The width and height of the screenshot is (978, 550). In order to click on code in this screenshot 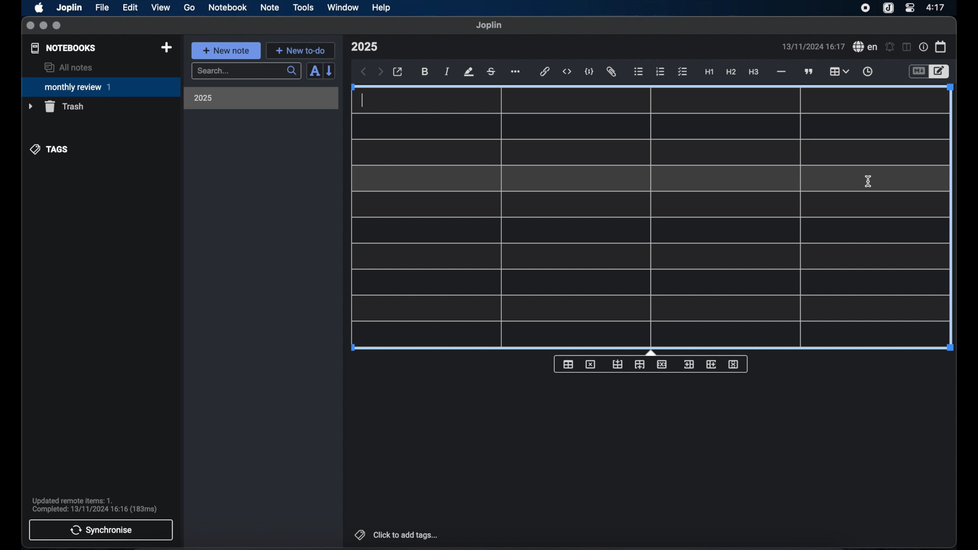, I will do `click(589, 72)`.